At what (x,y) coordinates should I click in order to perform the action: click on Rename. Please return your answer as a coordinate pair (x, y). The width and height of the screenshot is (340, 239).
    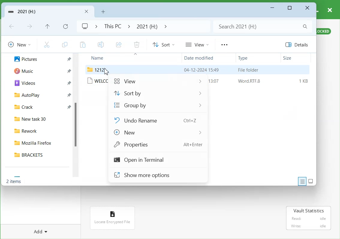
    Looking at the image, I should click on (100, 44).